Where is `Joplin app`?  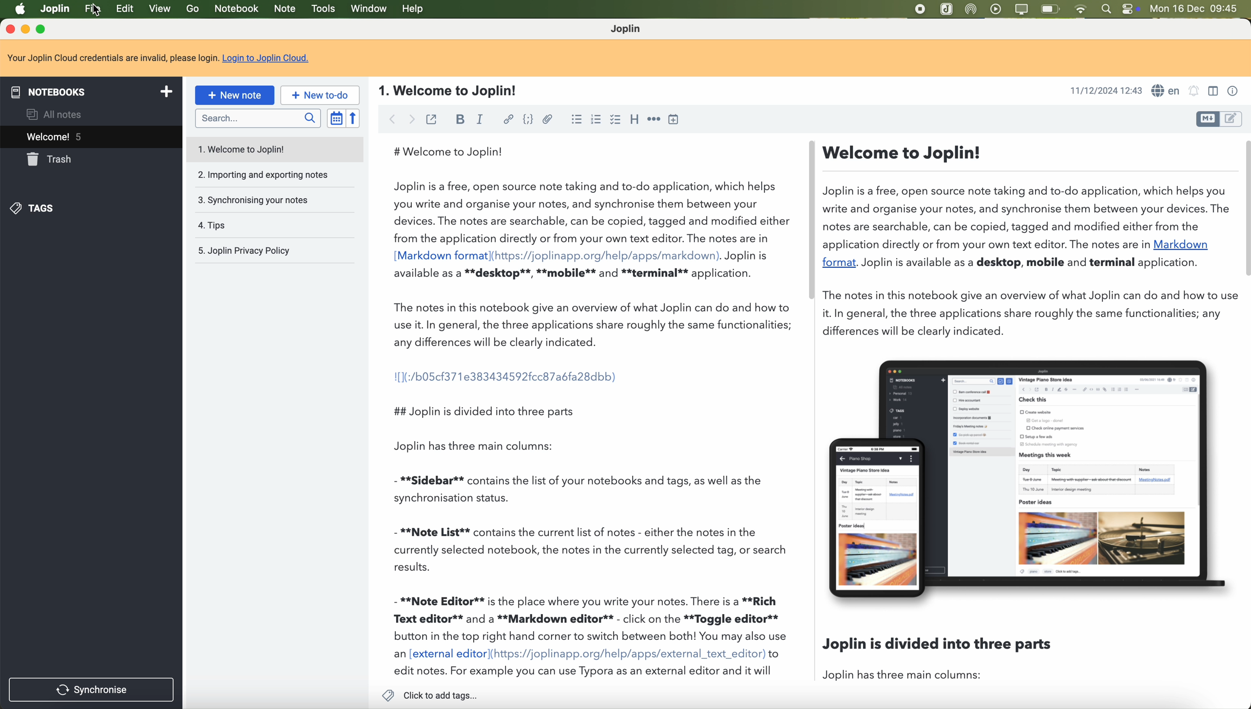
Joplin app is located at coordinates (947, 10).